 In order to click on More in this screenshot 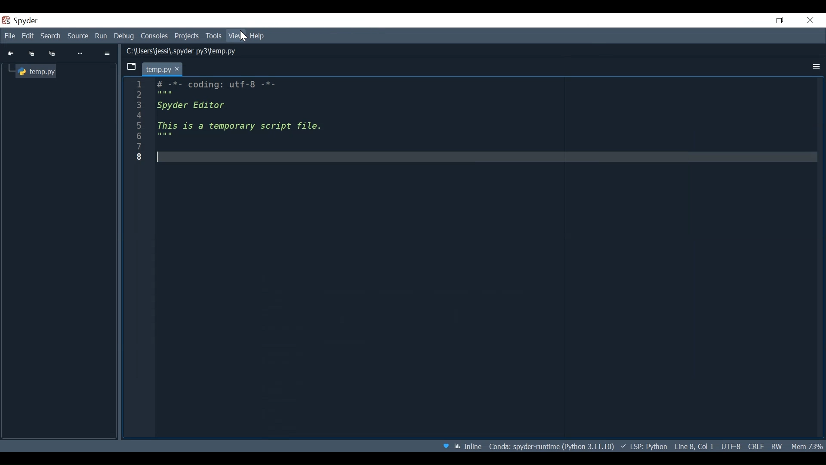, I will do `click(80, 53)`.